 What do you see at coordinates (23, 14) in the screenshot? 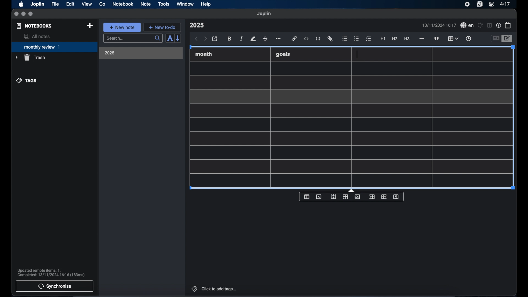
I see `minimize` at bounding box center [23, 14].